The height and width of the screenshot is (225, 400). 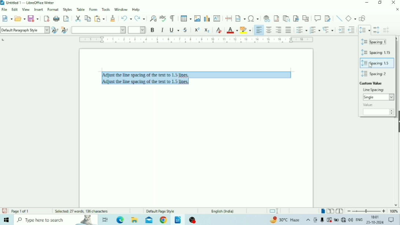 What do you see at coordinates (174, 30) in the screenshot?
I see `Underline` at bounding box center [174, 30].